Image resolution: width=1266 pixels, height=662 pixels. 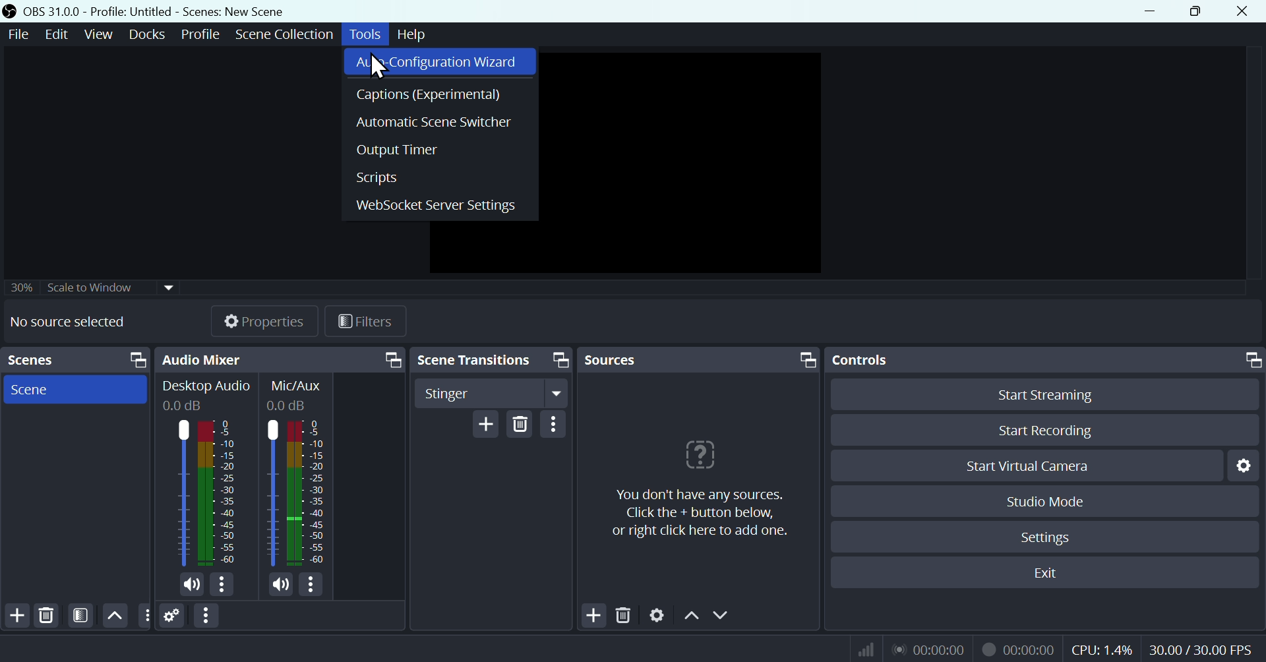 I want to click on screen resize, so click(x=391, y=359).